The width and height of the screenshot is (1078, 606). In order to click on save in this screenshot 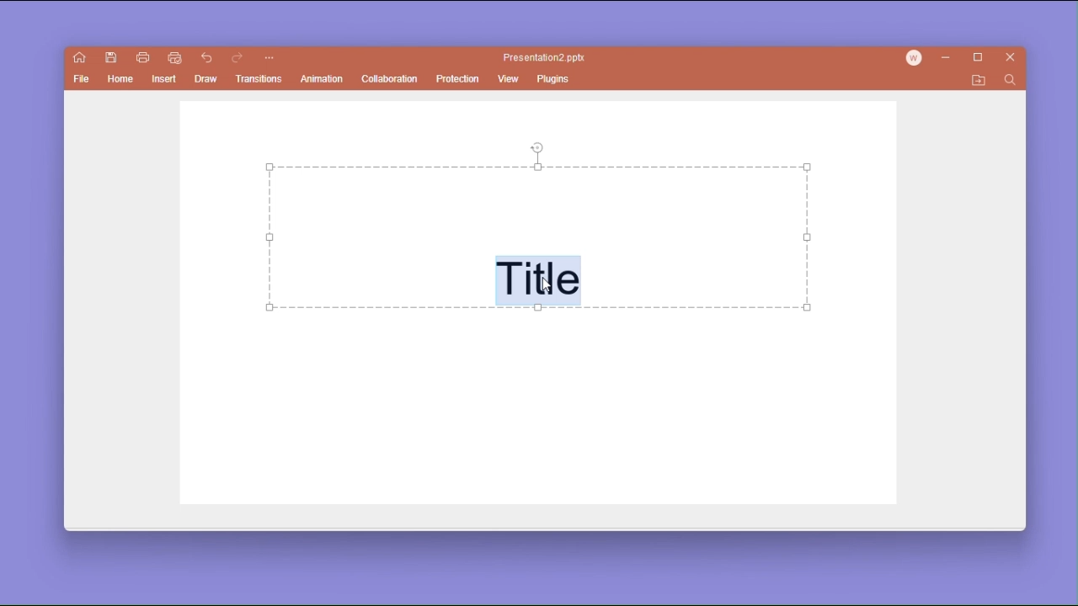, I will do `click(112, 58)`.